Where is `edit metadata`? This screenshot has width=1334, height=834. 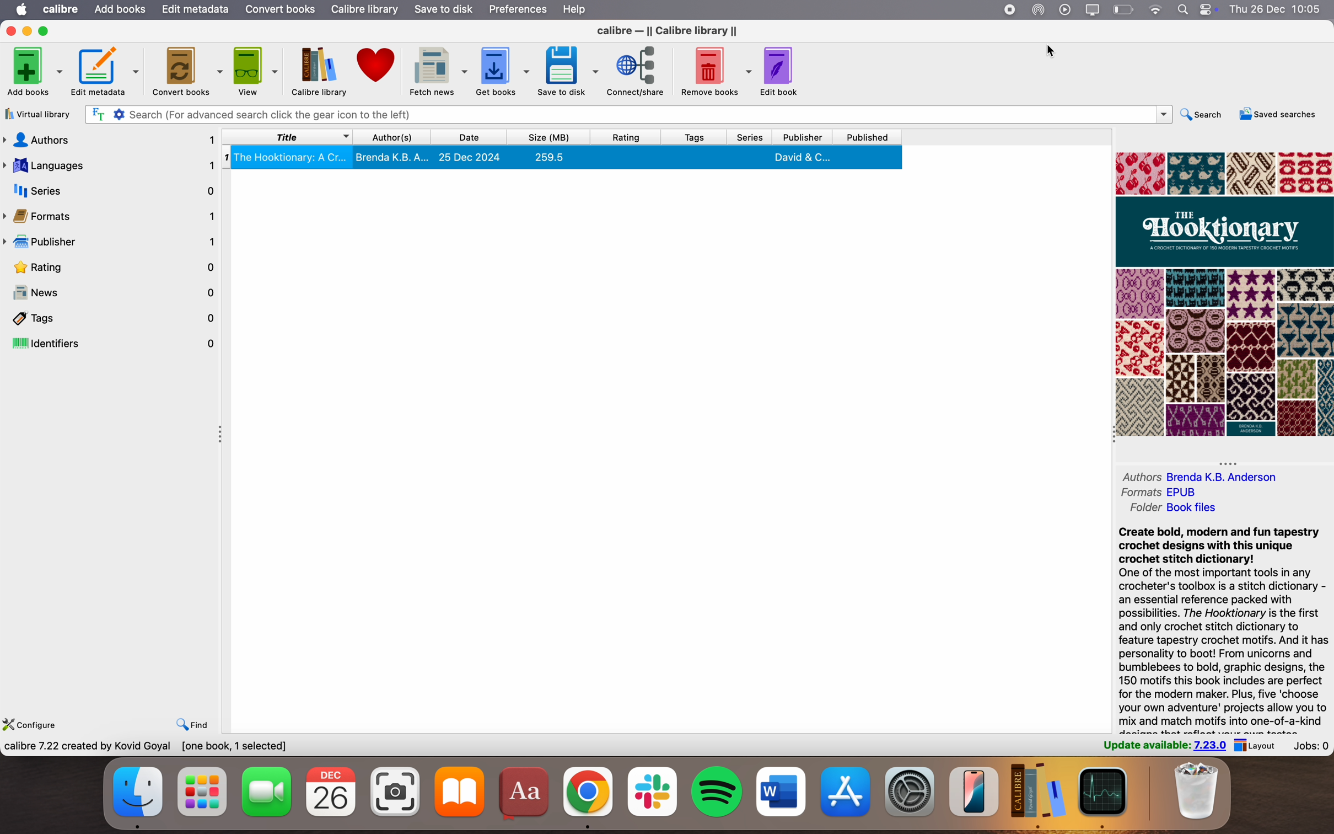 edit metadata is located at coordinates (195, 8).